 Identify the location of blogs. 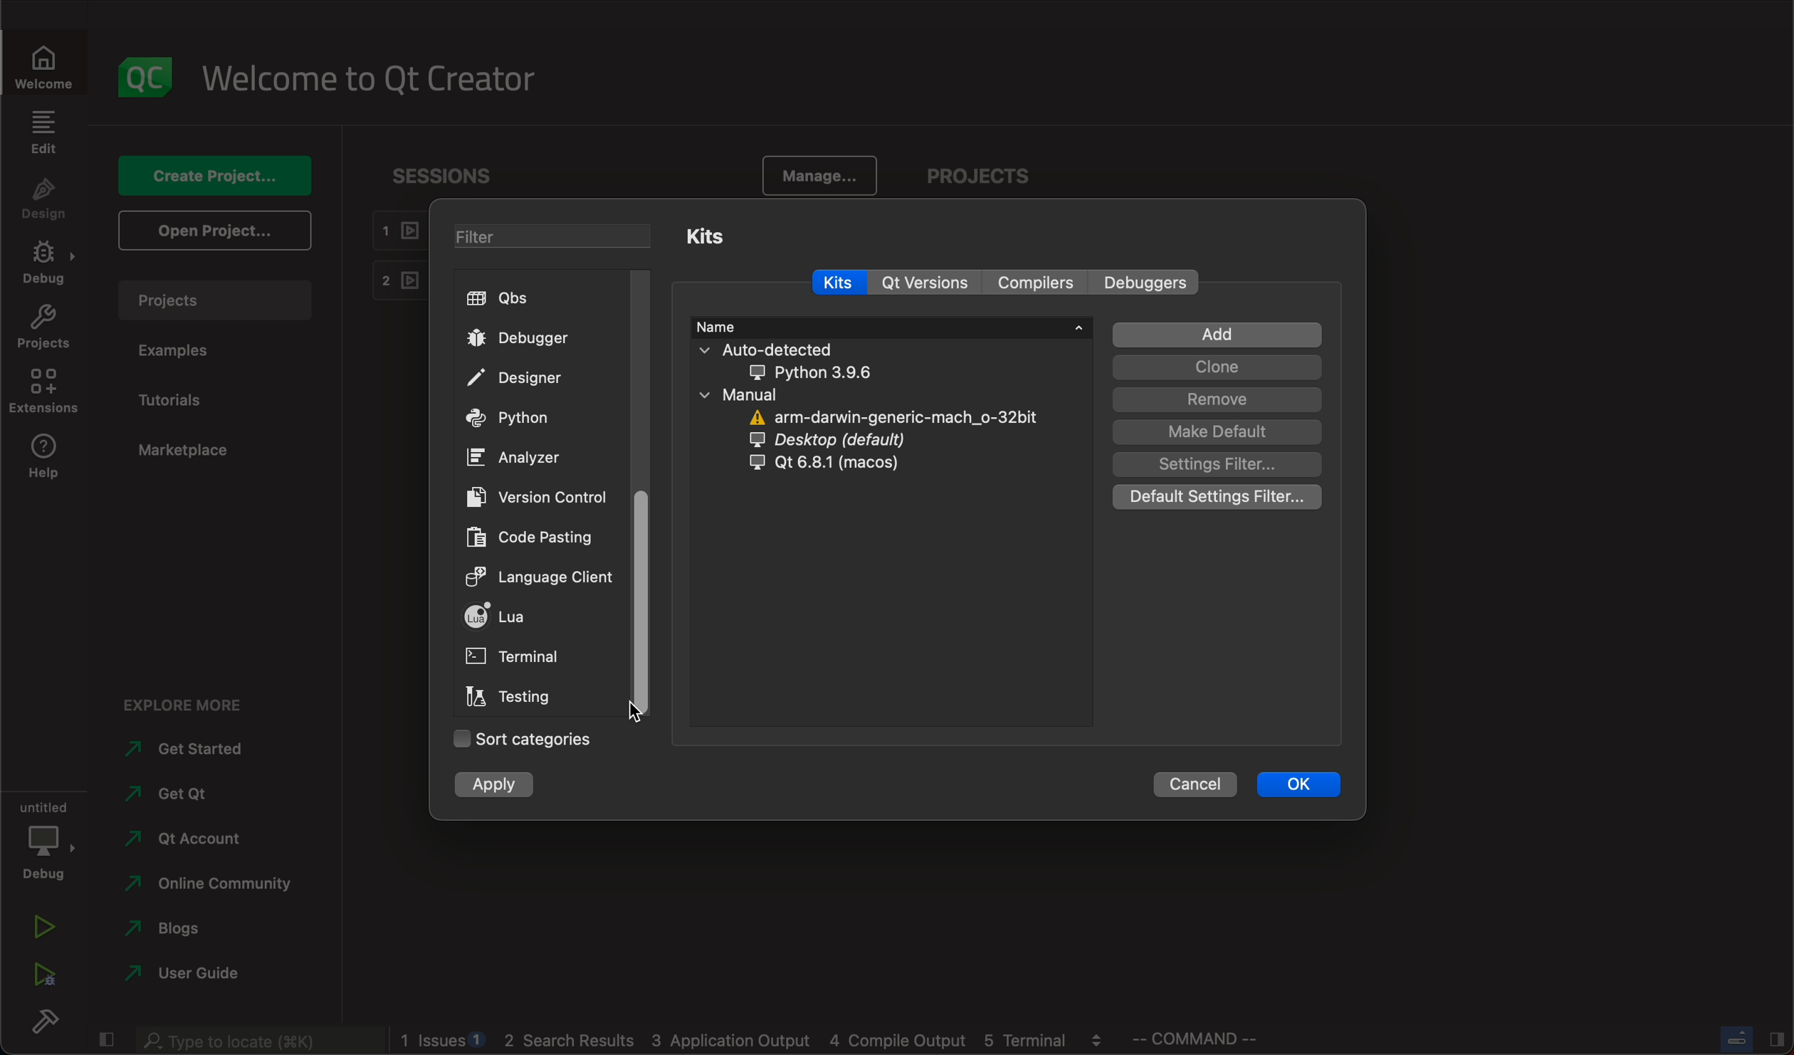
(206, 930).